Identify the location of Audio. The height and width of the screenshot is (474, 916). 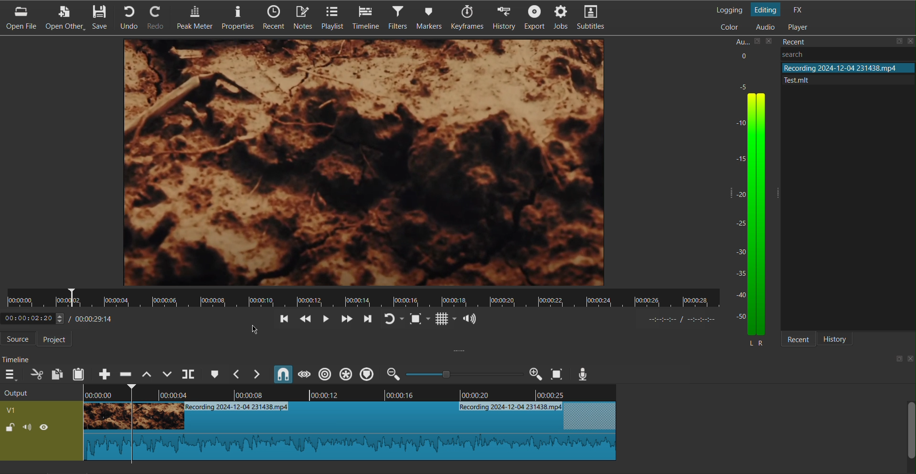
(765, 27).